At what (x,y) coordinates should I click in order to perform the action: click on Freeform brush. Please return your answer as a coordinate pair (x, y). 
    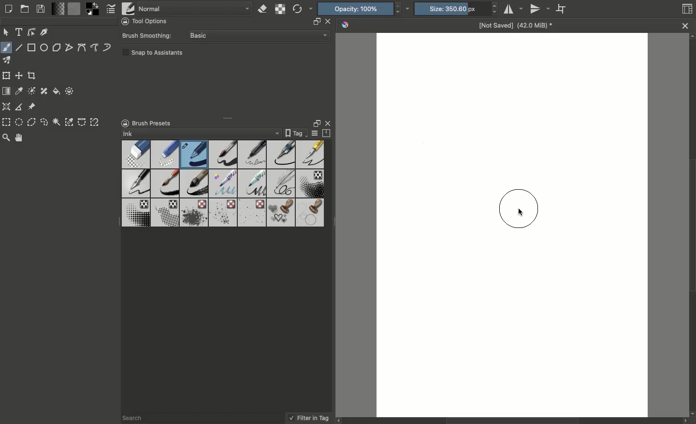
    Looking at the image, I should click on (6, 46).